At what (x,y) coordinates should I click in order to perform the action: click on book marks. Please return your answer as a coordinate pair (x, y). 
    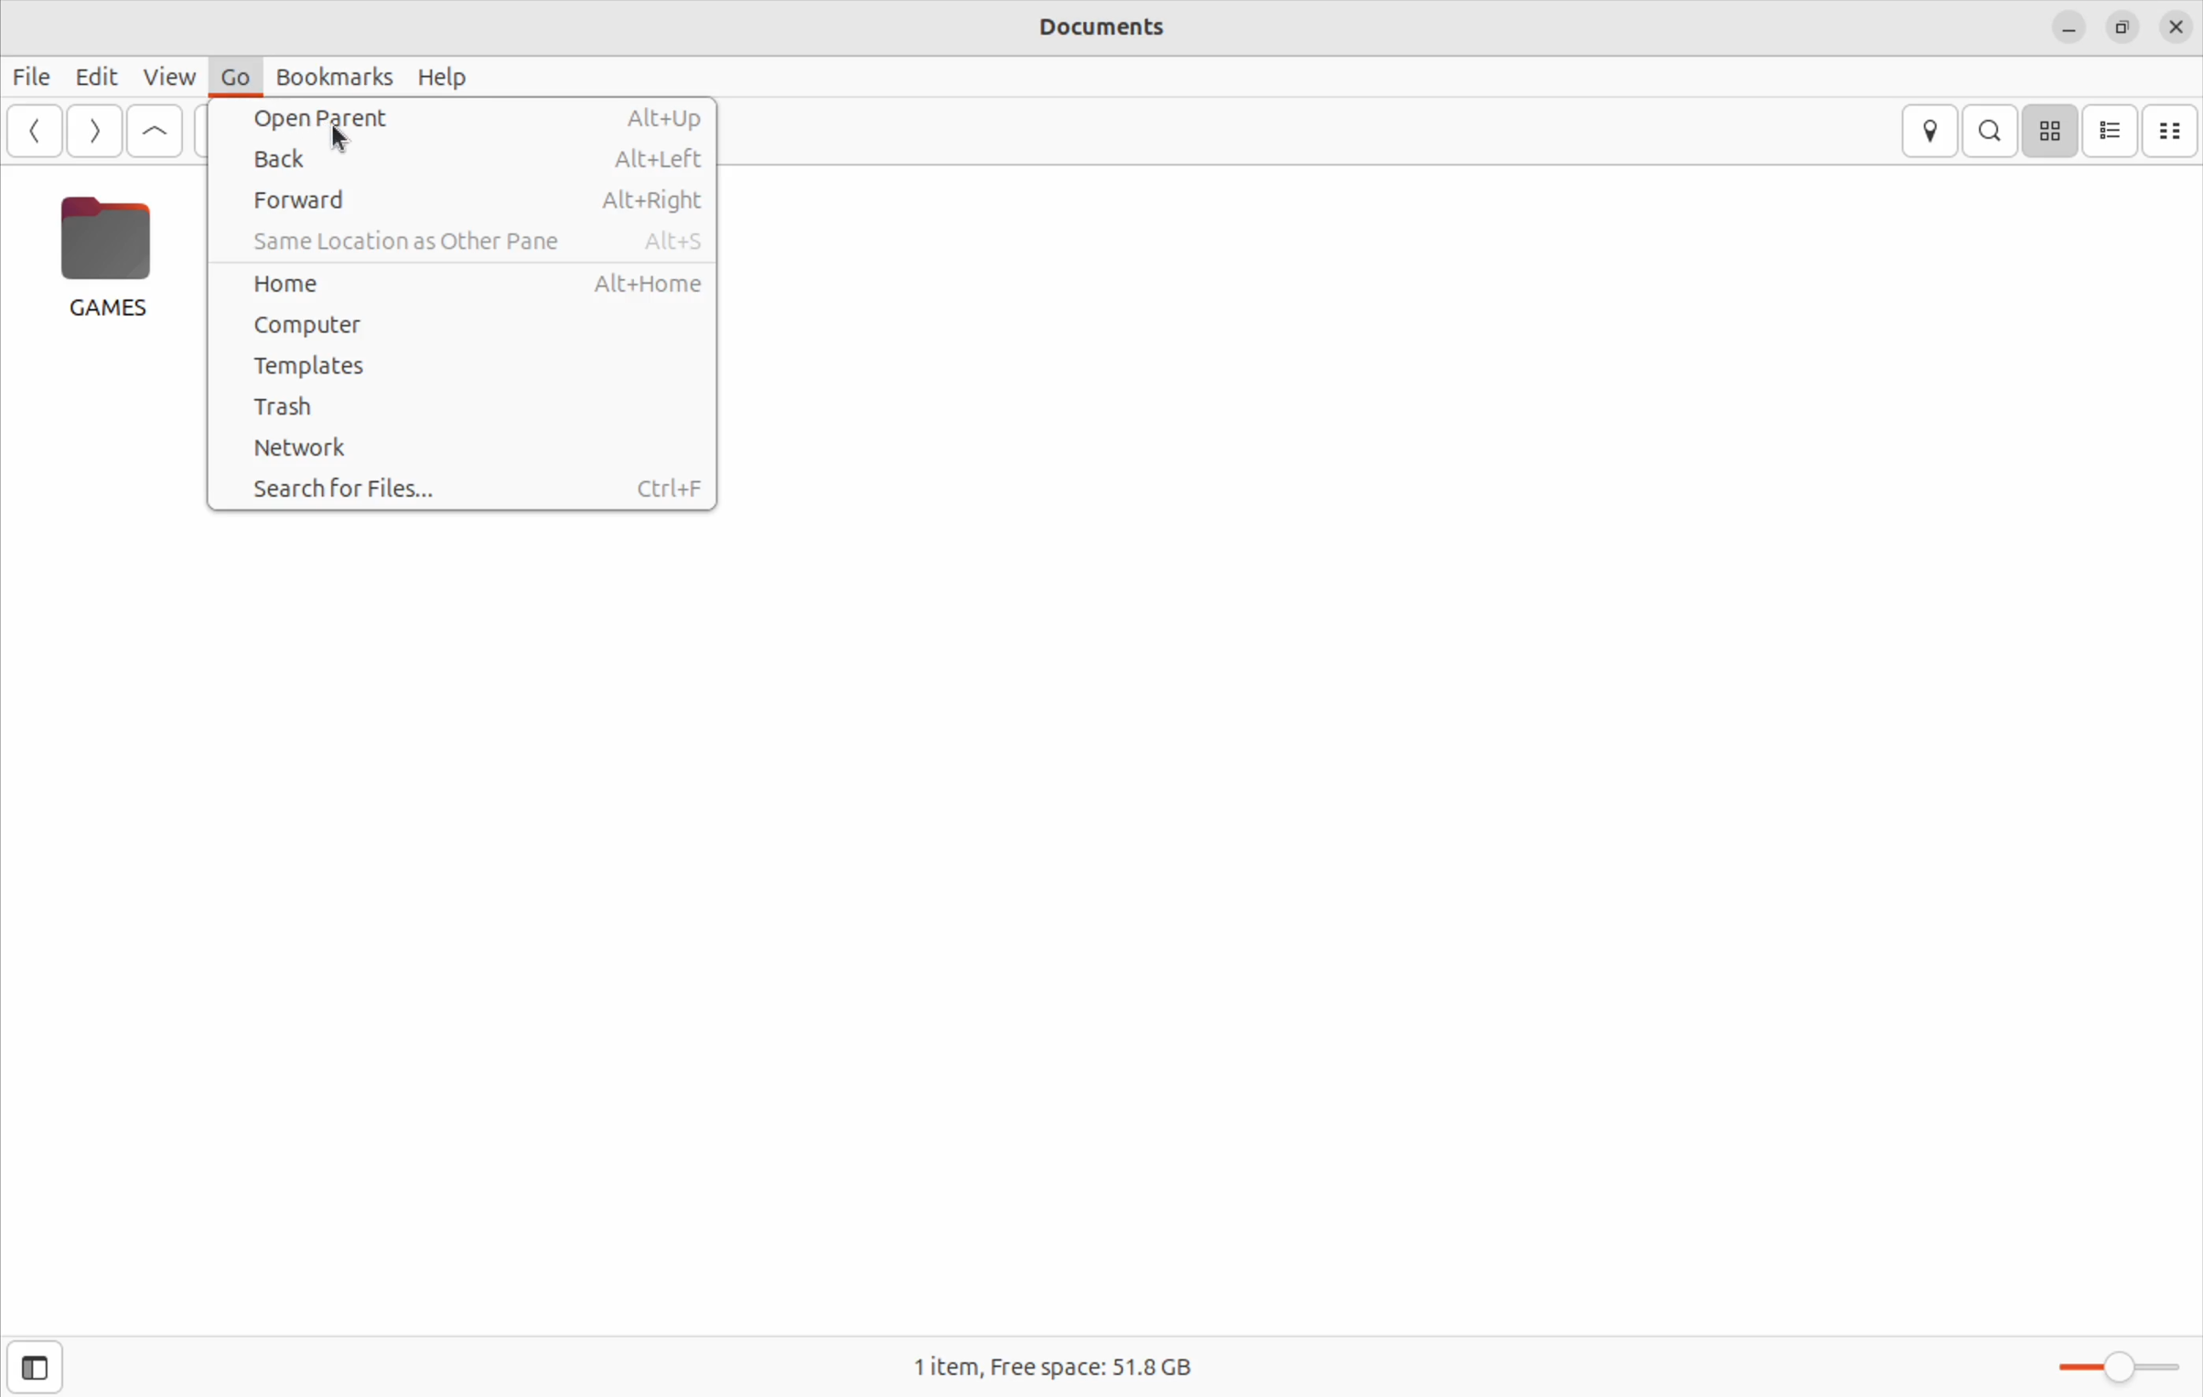
    Looking at the image, I should click on (332, 78).